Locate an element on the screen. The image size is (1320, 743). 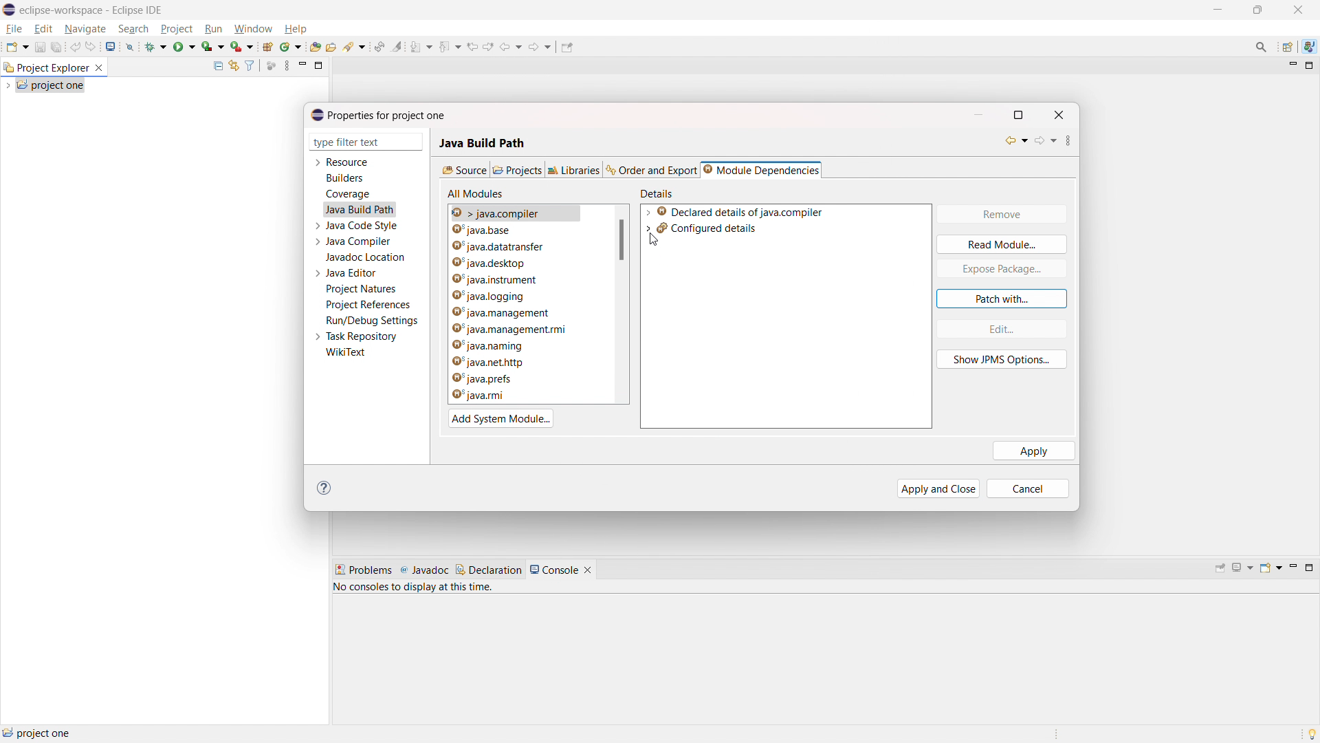
previous annotation is located at coordinates (449, 45).